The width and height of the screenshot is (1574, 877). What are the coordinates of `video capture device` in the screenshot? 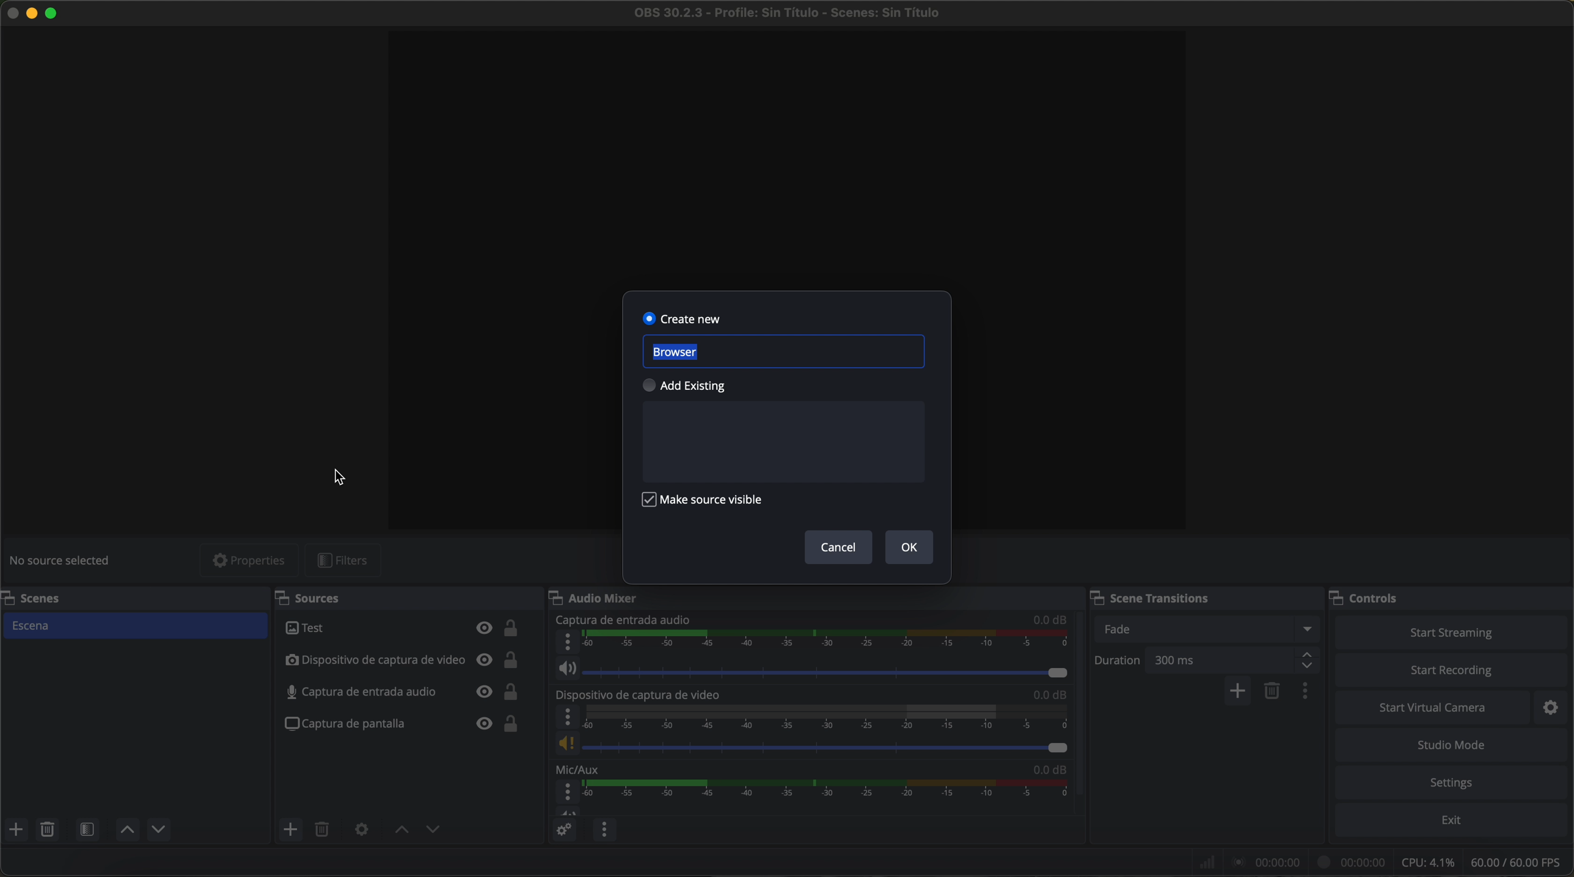 It's located at (404, 661).